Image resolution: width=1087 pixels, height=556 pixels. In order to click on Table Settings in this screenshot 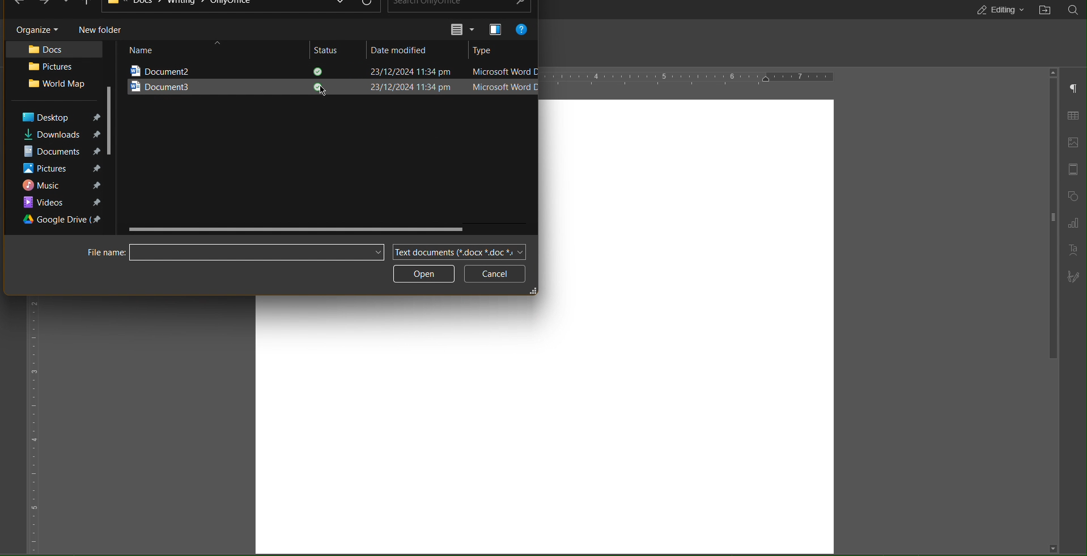, I will do `click(1073, 117)`.